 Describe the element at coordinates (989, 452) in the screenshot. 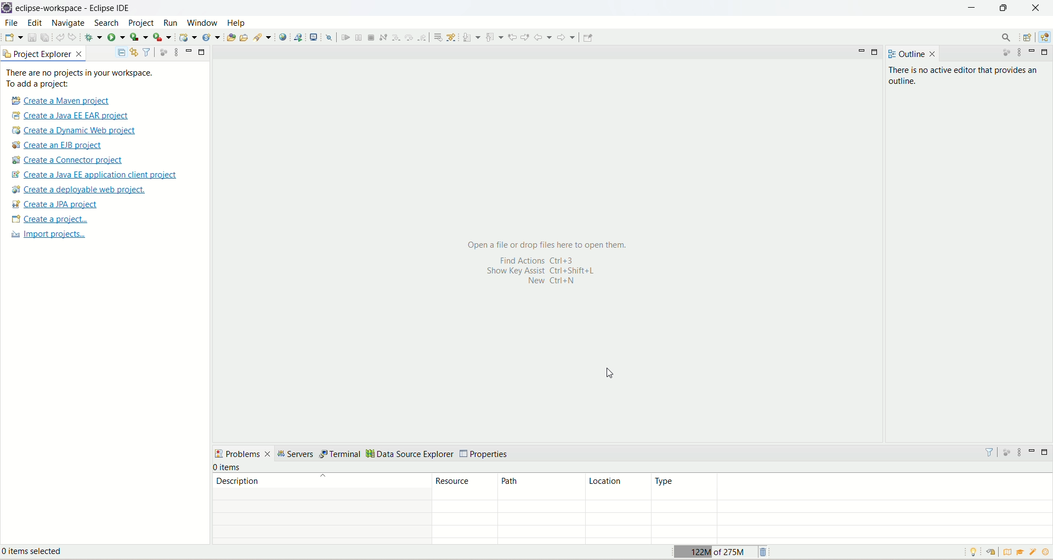

I see `filters` at that location.